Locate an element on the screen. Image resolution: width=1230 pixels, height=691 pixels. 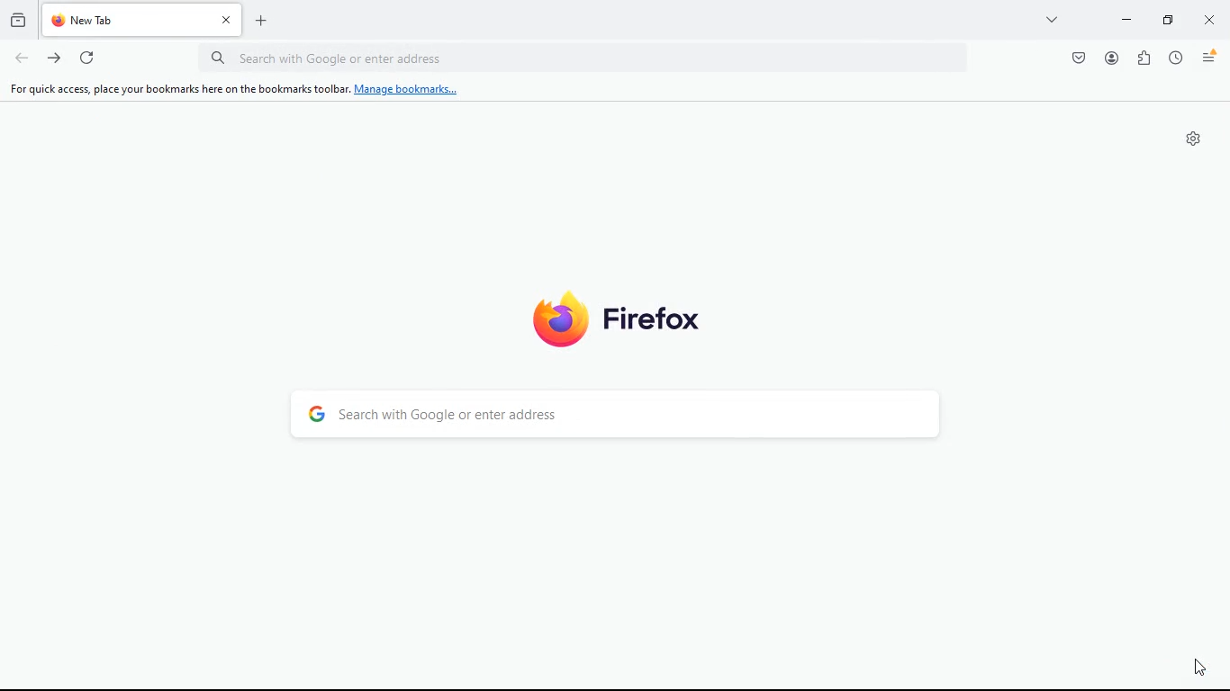
forward is located at coordinates (56, 60).